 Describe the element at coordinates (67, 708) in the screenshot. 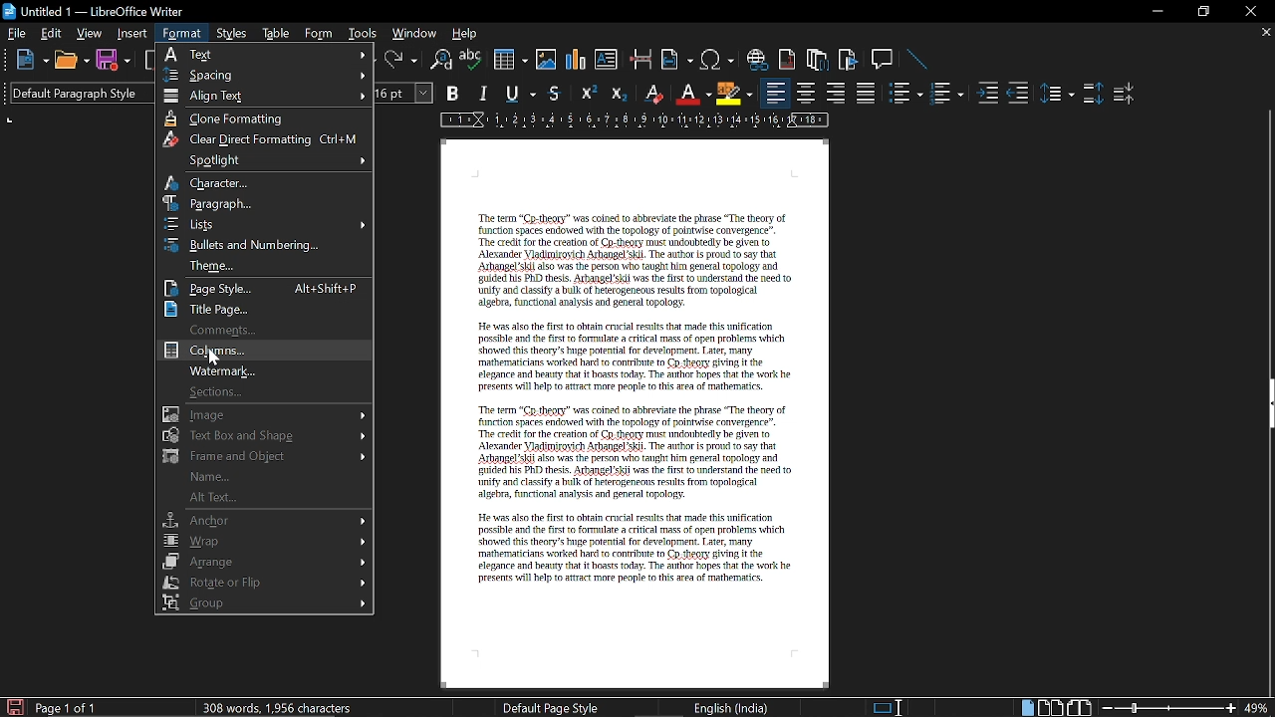

I see `current page (Page 1 of 1)` at that location.